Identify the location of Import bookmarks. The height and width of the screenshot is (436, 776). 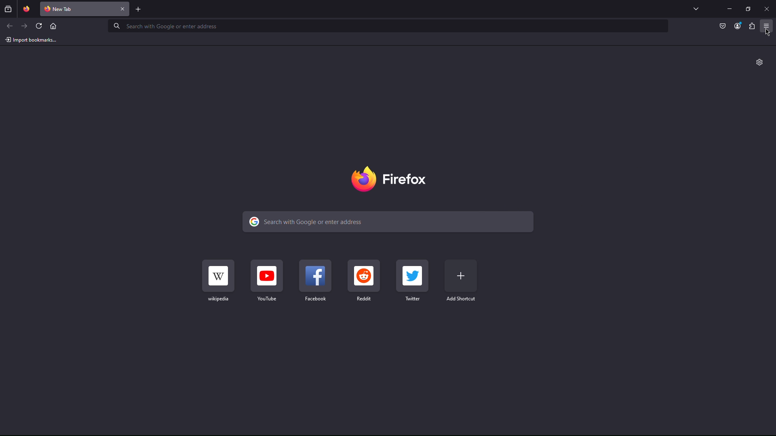
(31, 40).